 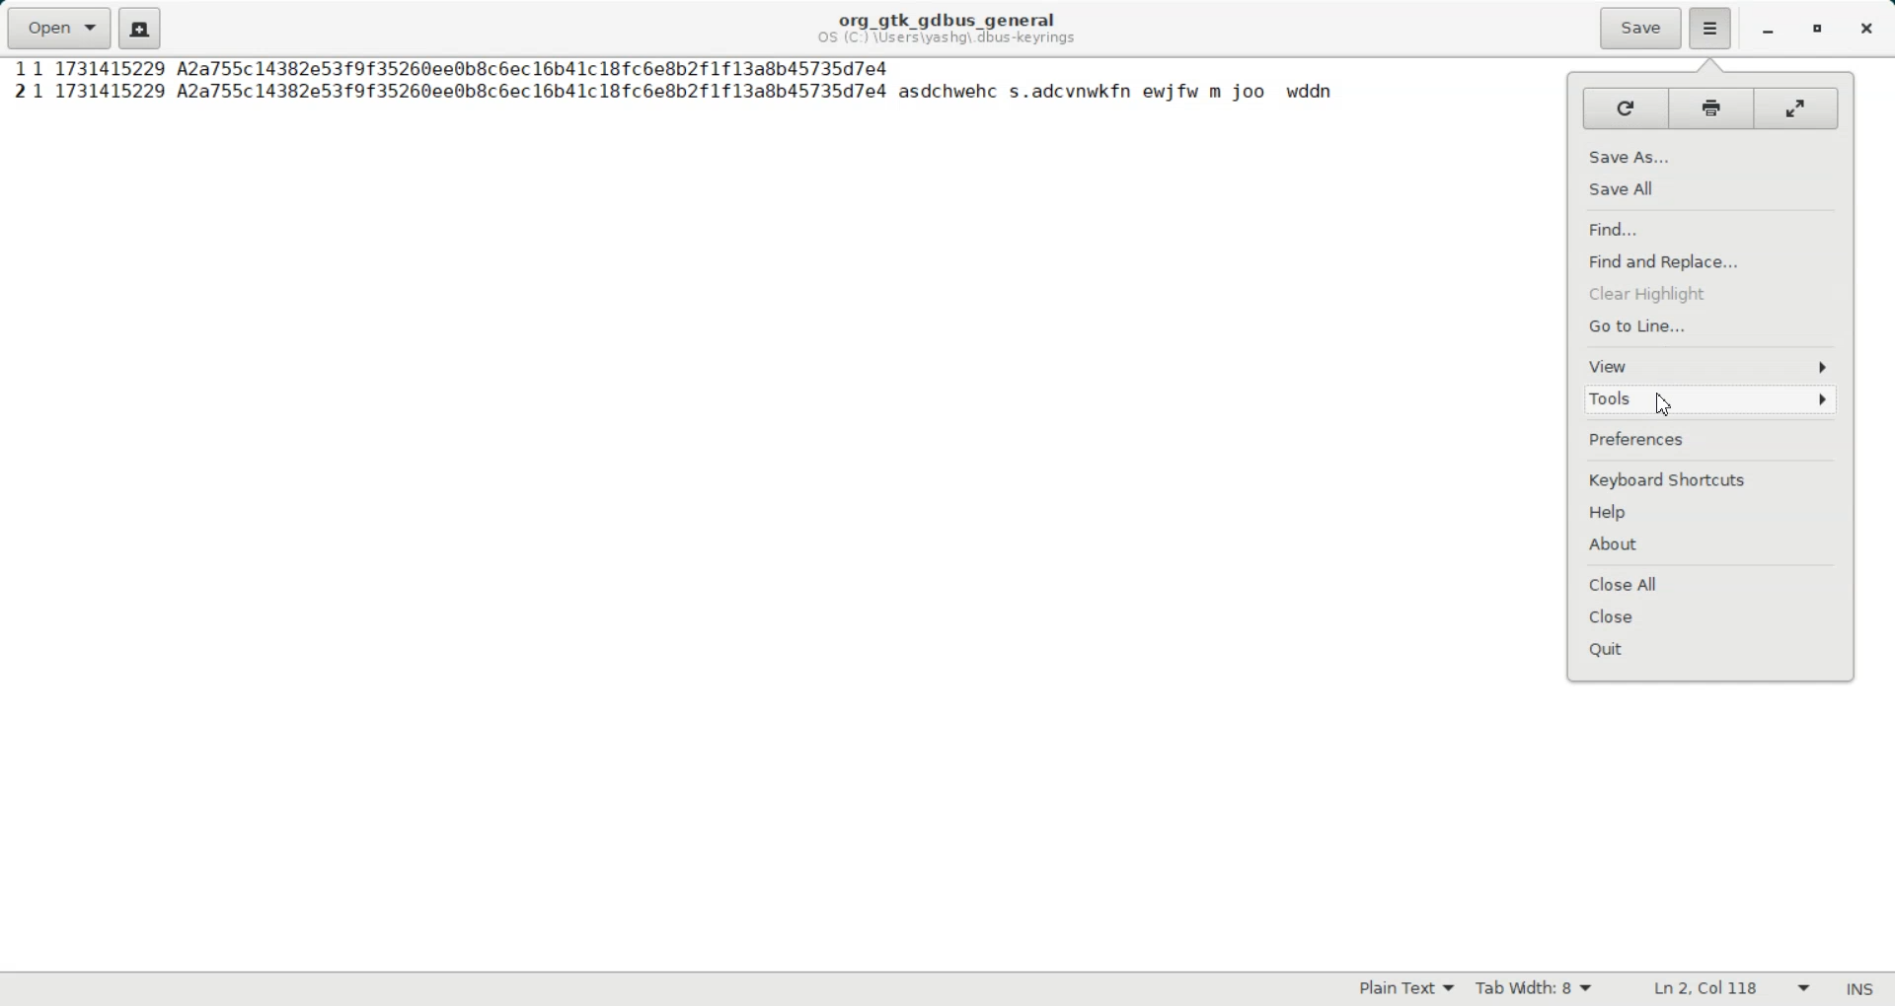 What do you see at coordinates (1709, 581) in the screenshot?
I see `Close All` at bounding box center [1709, 581].